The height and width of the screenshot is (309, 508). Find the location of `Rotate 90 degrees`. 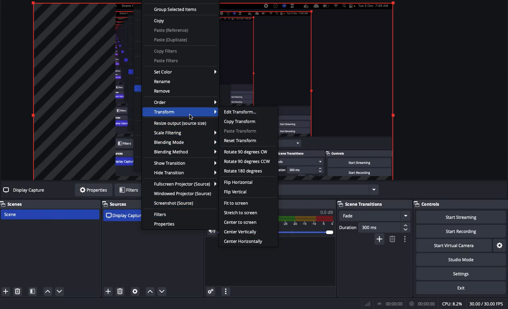

Rotate 90 degrees is located at coordinates (248, 153).